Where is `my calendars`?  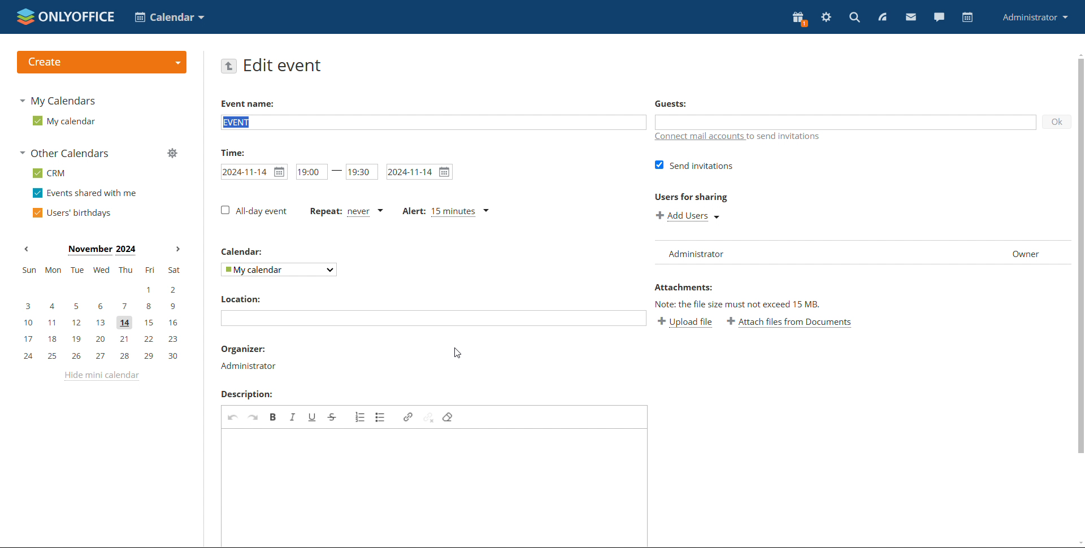 my calendars is located at coordinates (58, 101).